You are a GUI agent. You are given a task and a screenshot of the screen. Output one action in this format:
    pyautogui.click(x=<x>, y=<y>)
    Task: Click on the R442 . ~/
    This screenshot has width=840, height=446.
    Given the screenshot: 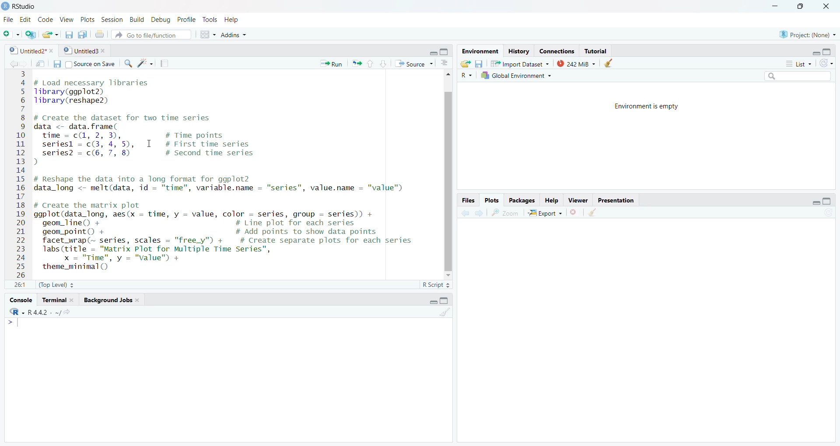 What is the action you would take?
    pyautogui.click(x=44, y=311)
    